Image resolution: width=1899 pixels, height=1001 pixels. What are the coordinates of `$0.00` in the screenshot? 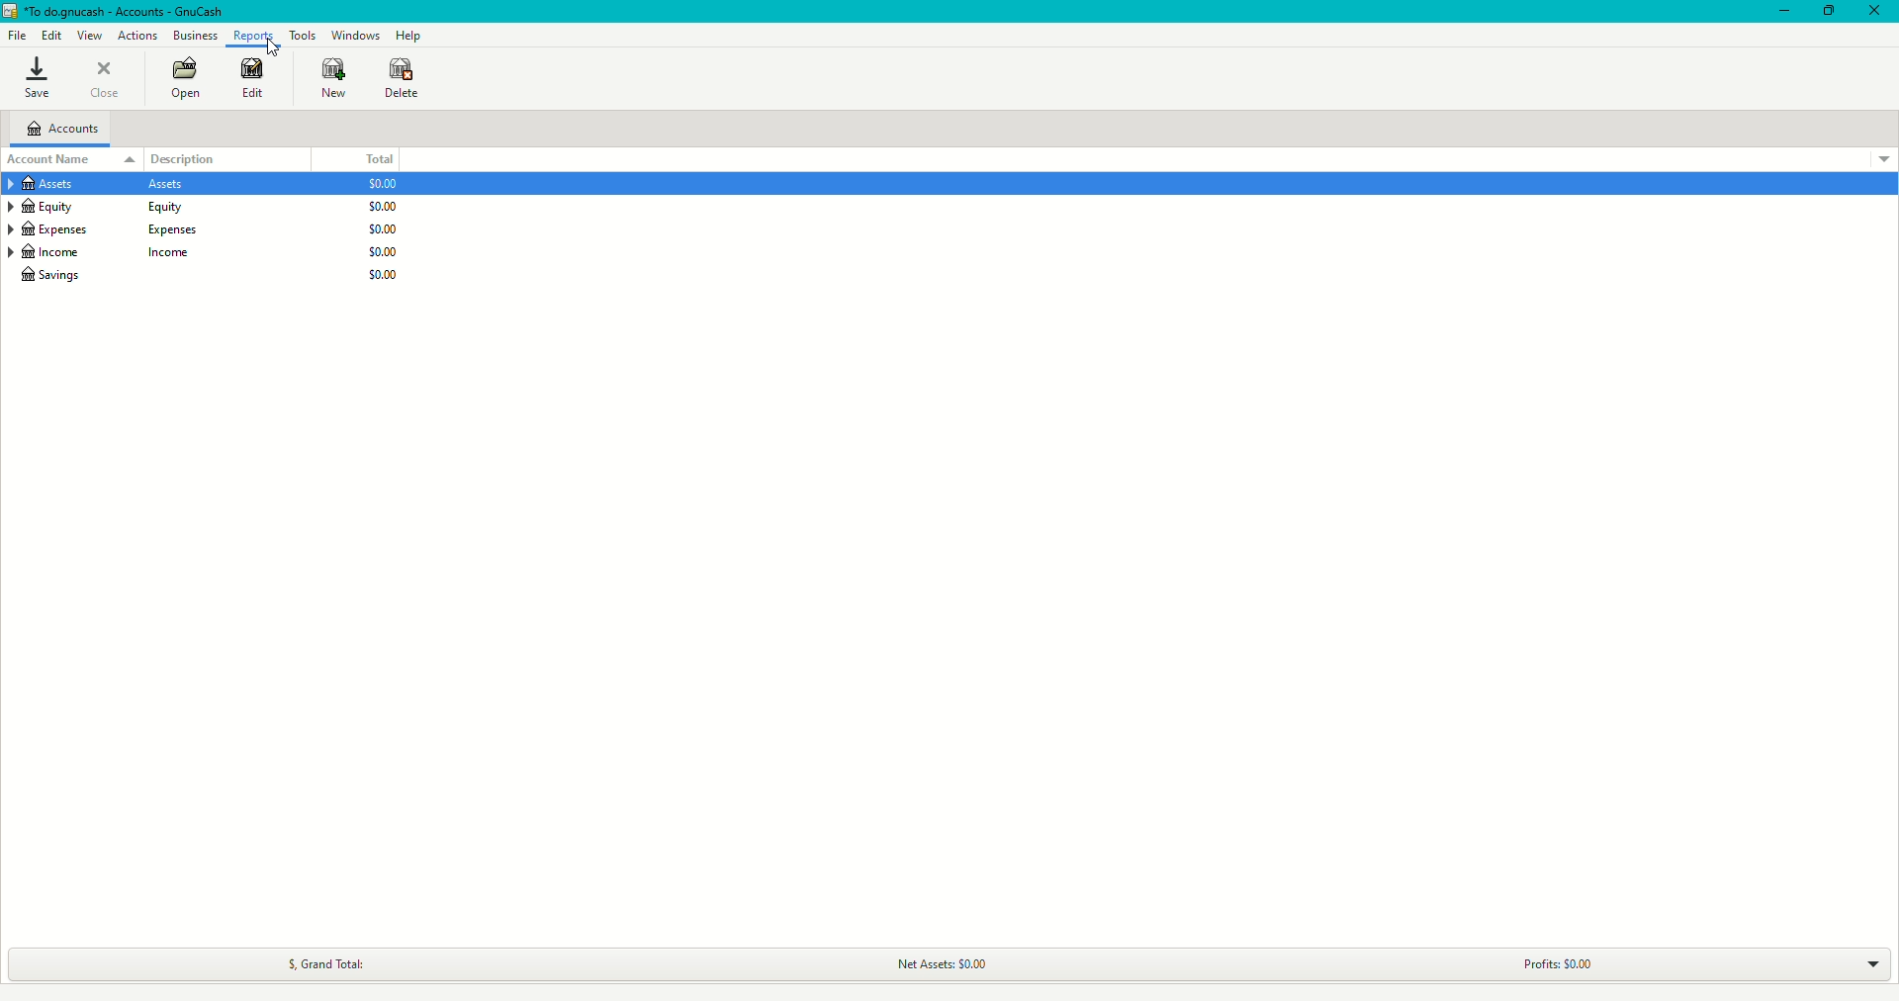 It's located at (384, 206).